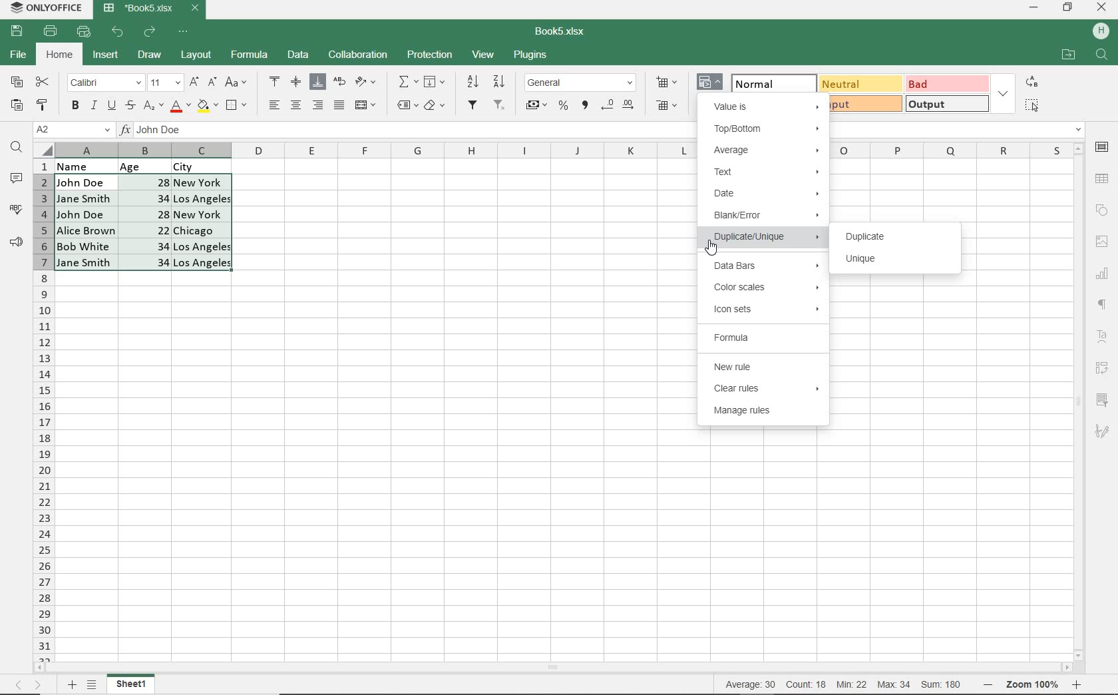 The width and height of the screenshot is (1118, 695). I want to click on HP, so click(1101, 32).